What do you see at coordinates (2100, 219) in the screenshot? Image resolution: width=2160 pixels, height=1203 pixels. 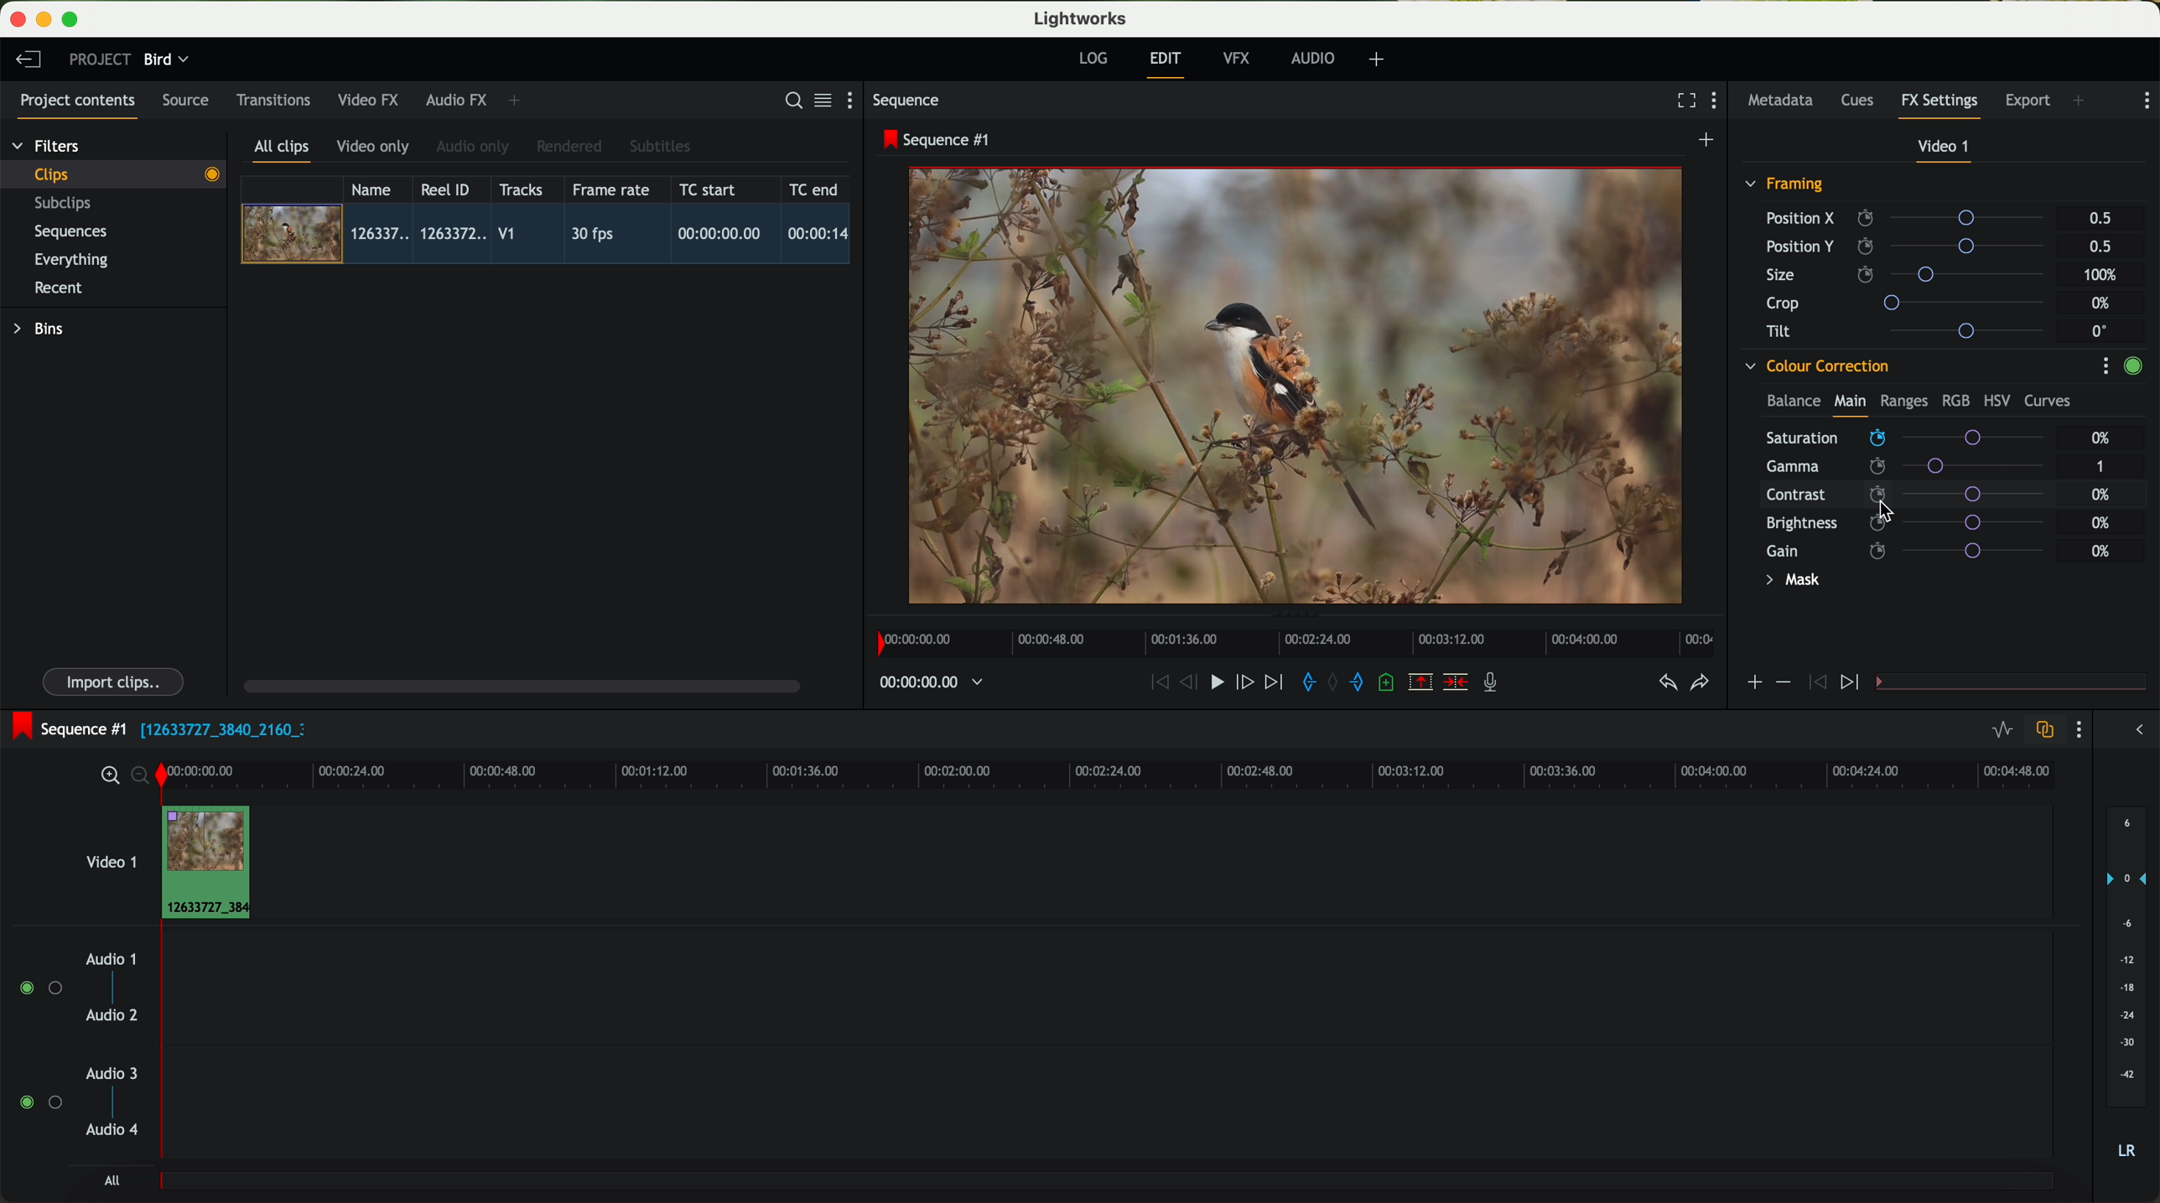 I see `0.5` at bounding box center [2100, 219].